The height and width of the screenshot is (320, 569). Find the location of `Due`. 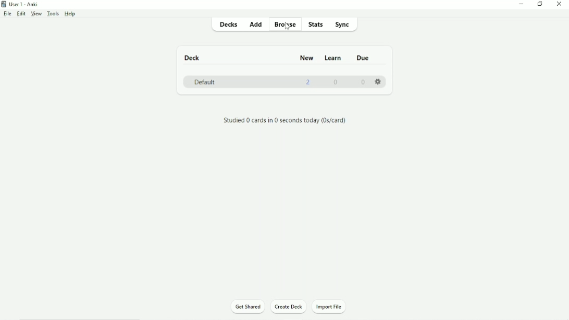

Due is located at coordinates (362, 57).